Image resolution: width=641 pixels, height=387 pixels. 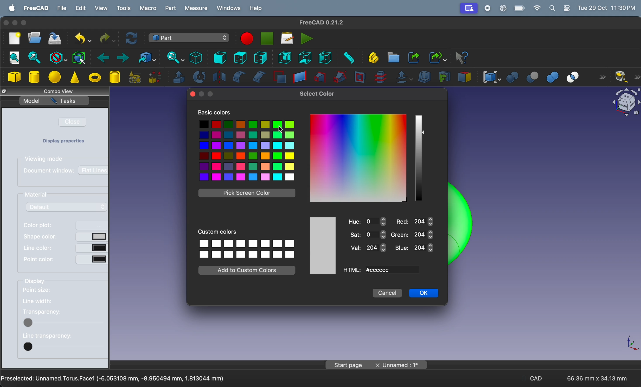 I want to click on sphere, so click(x=55, y=77).